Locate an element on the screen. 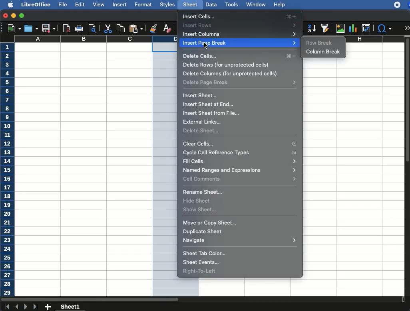  delete page break is located at coordinates (240, 83).